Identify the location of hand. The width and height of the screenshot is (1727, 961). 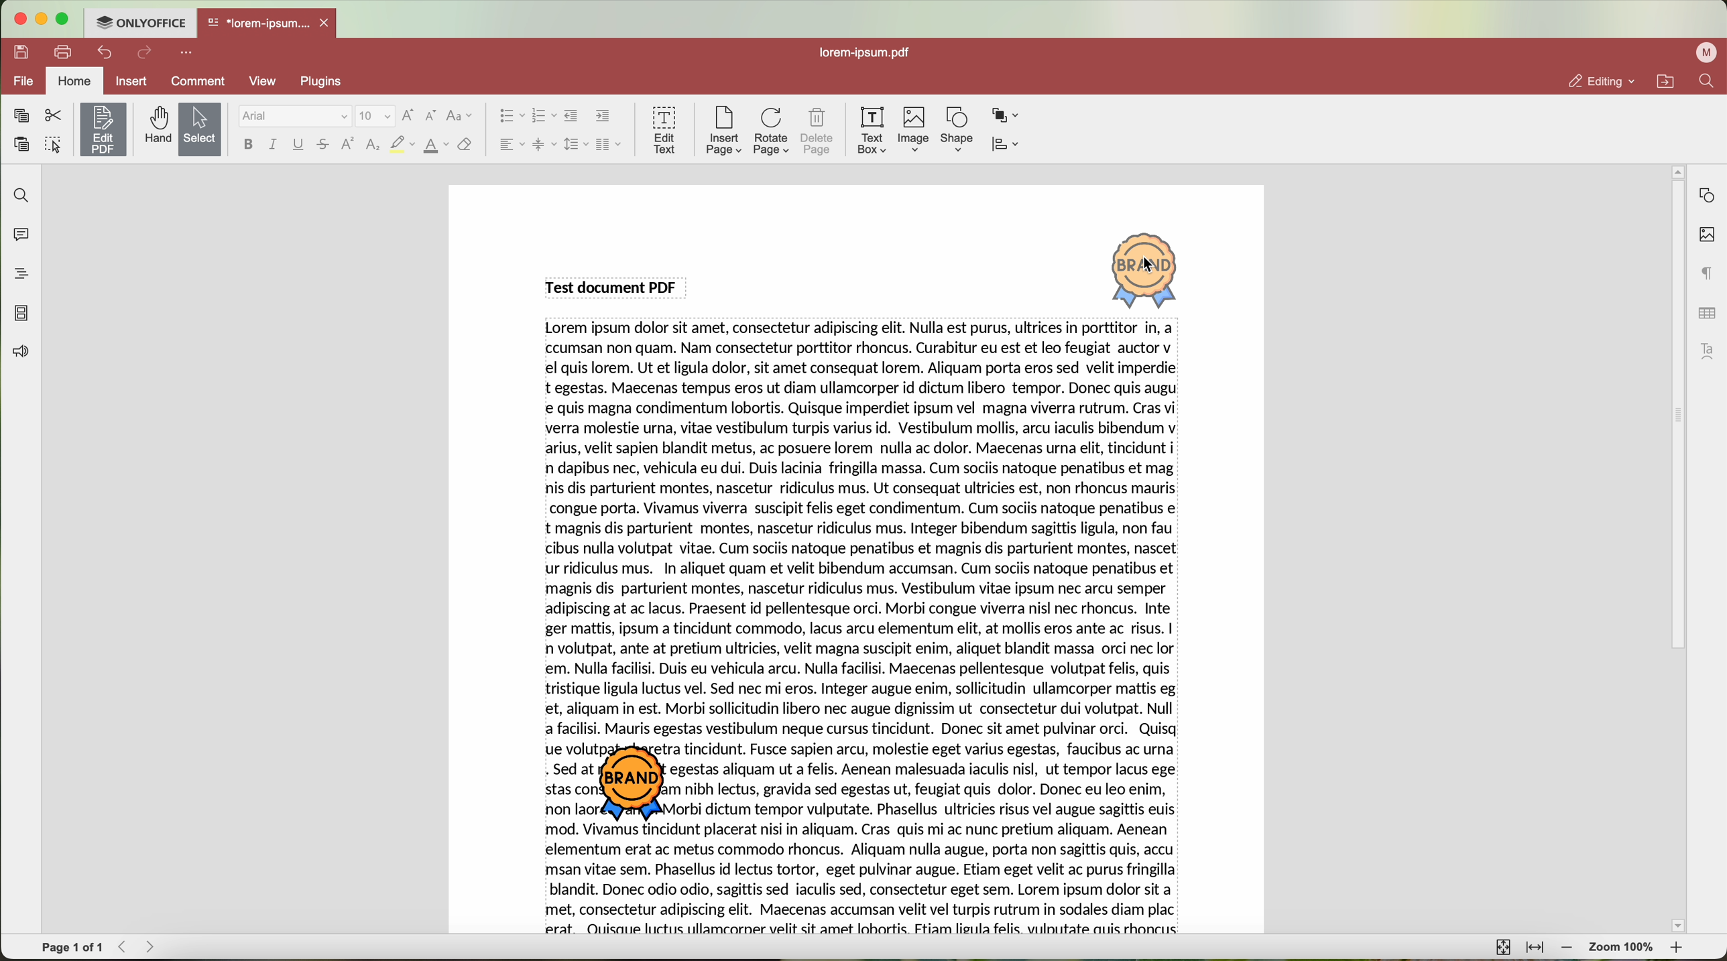
(156, 125).